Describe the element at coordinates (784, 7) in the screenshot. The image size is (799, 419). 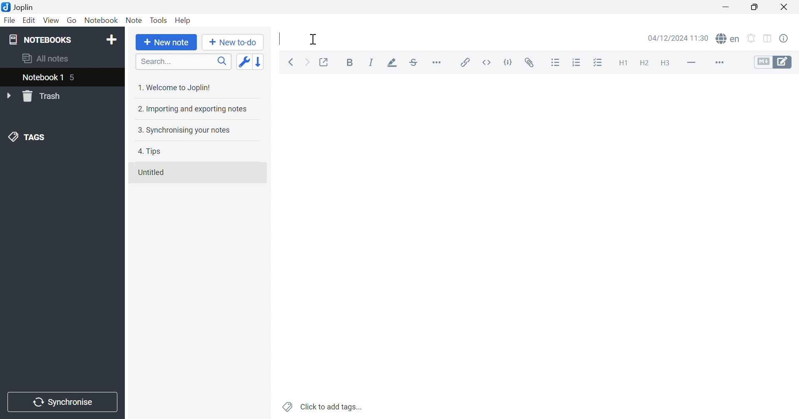
I see `Close` at that location.